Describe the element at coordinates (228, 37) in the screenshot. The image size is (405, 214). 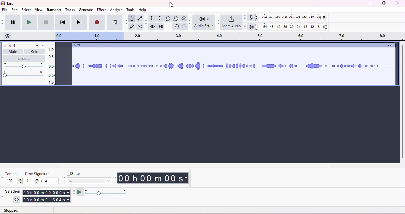
I see `timeline` at that location.